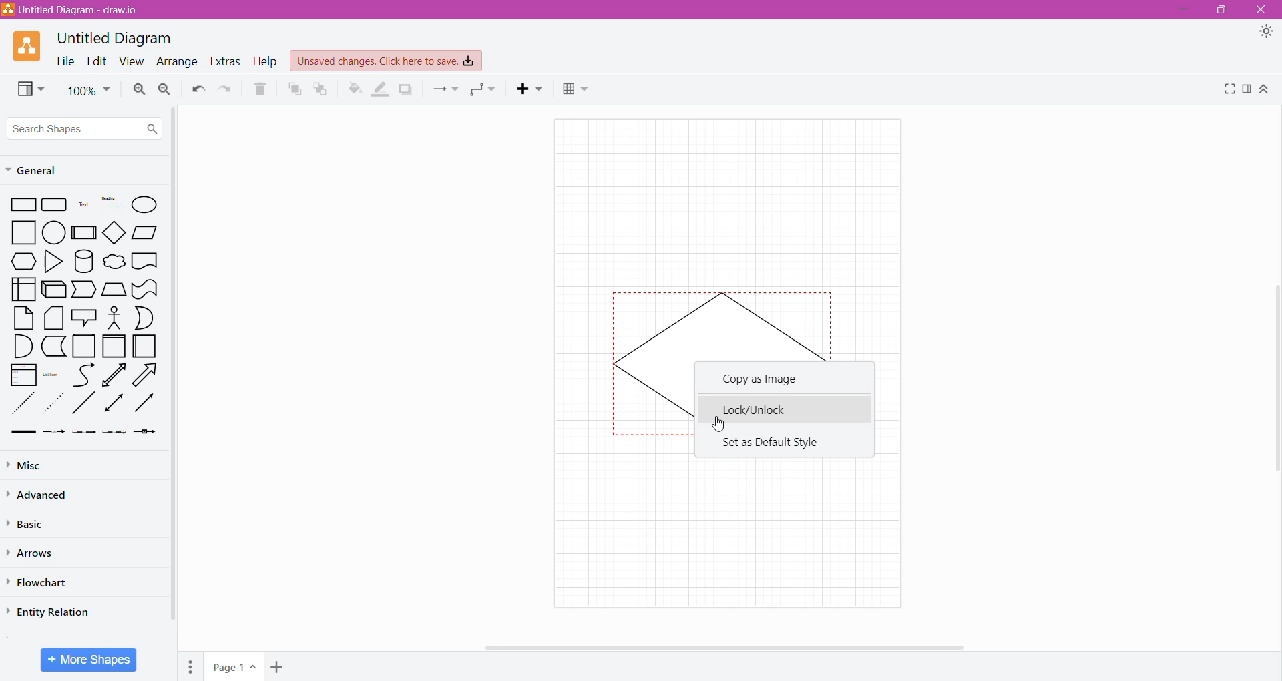 The width and height of the screenshot is (1282, 681). Describe the element at coordinates (83, 206) in the screenshot. I see `Text` at that location.